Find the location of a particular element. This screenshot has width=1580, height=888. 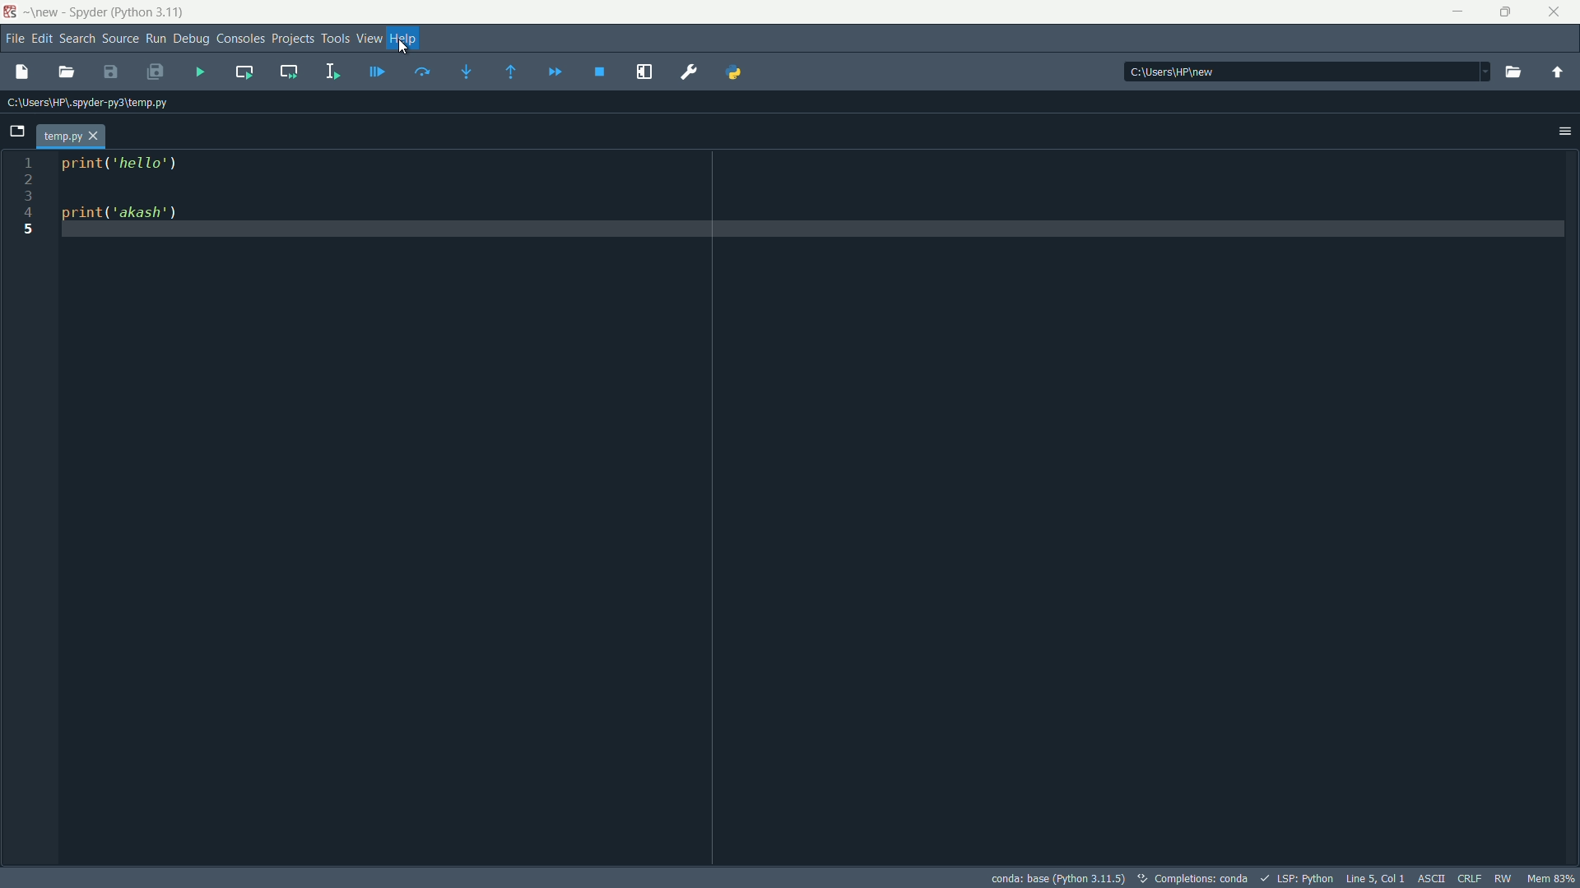

tools menu is located at coordinates (333, 39).